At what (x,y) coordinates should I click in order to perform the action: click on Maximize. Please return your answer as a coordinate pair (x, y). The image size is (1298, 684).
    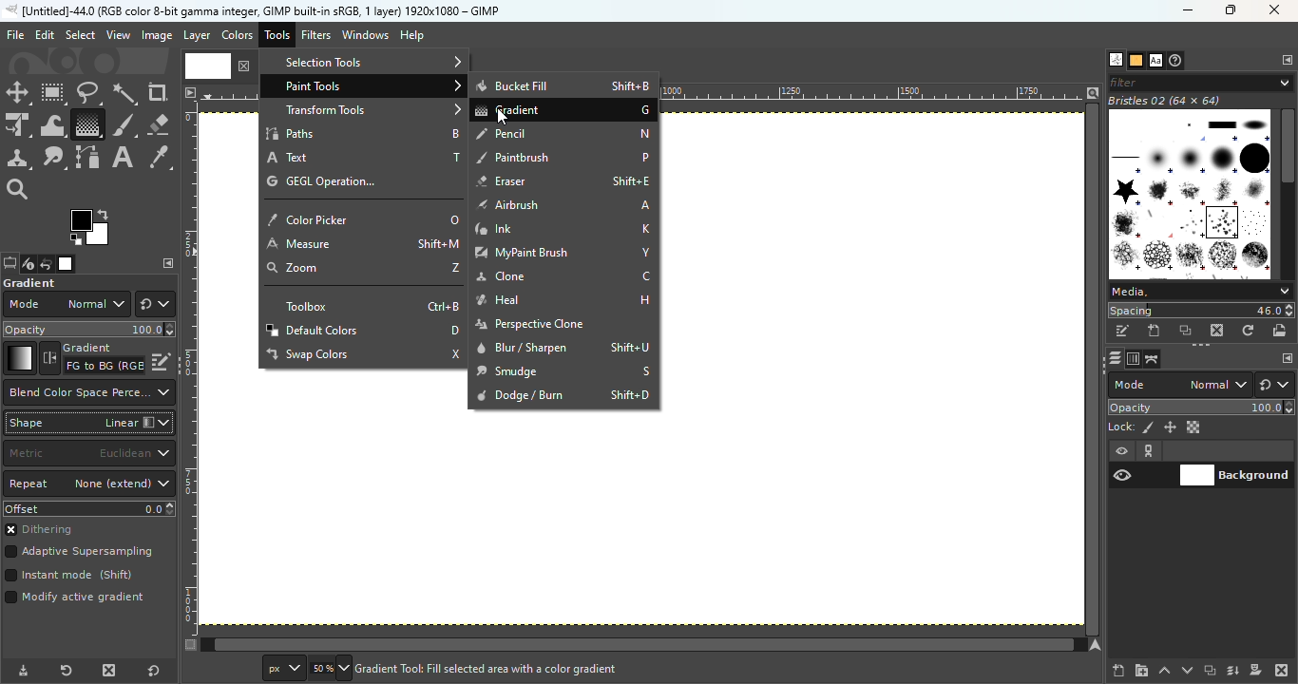
    Looking at the image, I should click on (1235, 10).